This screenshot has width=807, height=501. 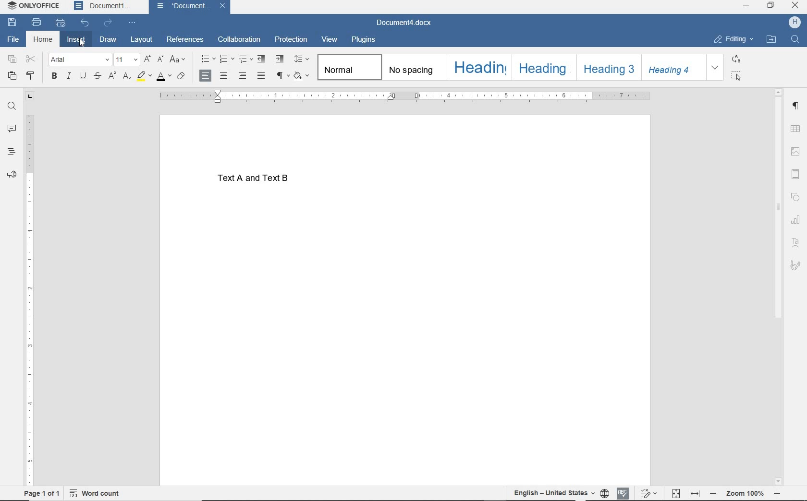 I want to click on PARAGRAPH LINE SPACING, so click(x=301, y=60).